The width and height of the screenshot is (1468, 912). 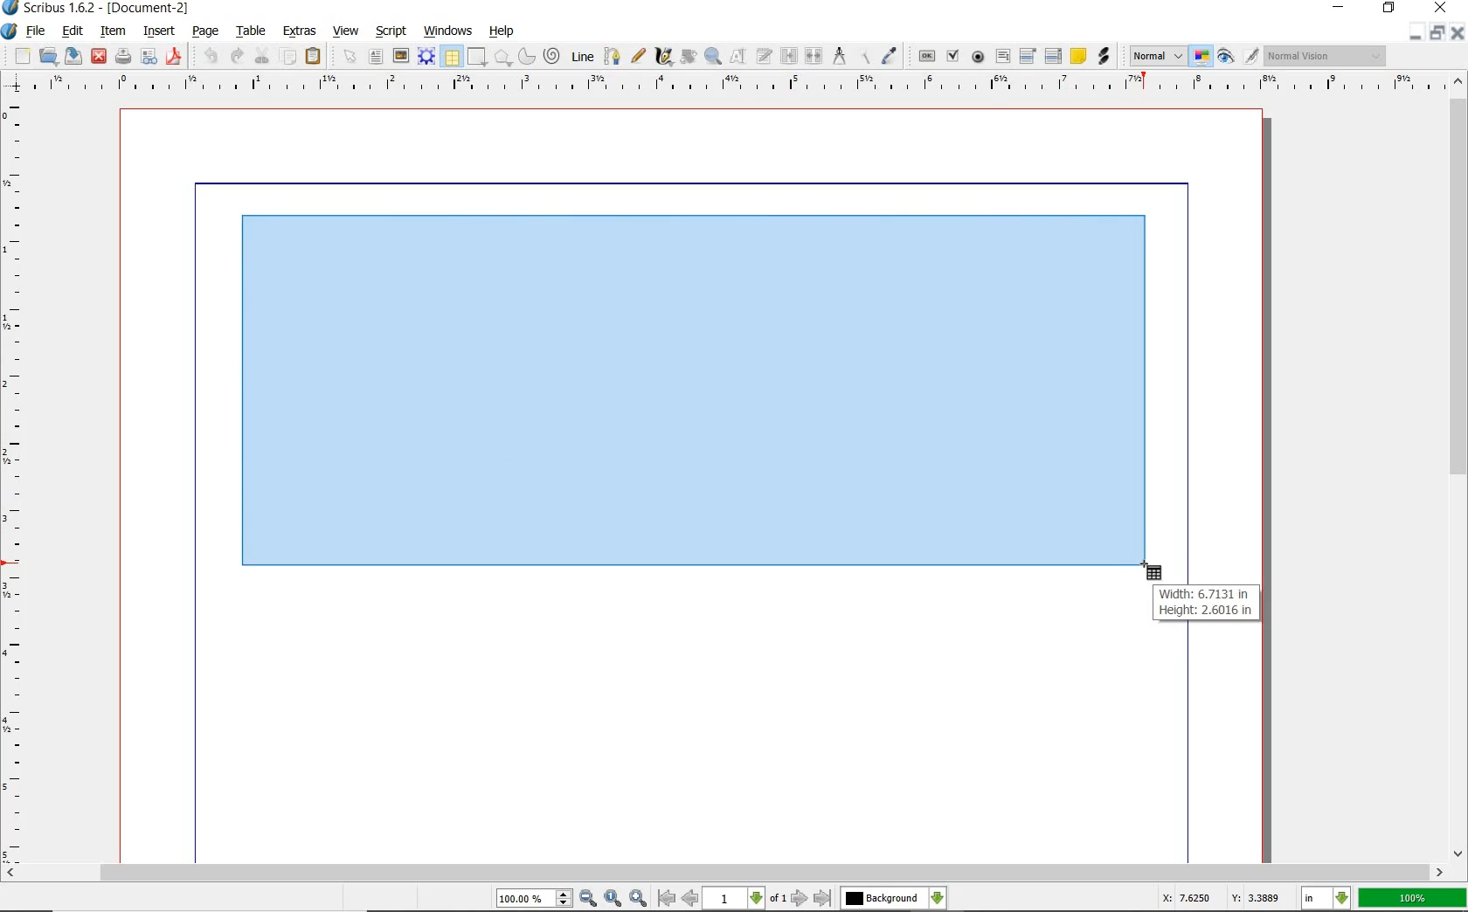 What do you see at coordinates (452, 57) in the screenshot?
I see `table` at bounding box center [452, 57].